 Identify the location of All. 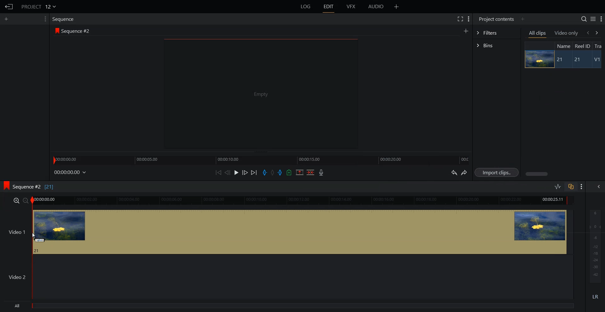
(290, 306).